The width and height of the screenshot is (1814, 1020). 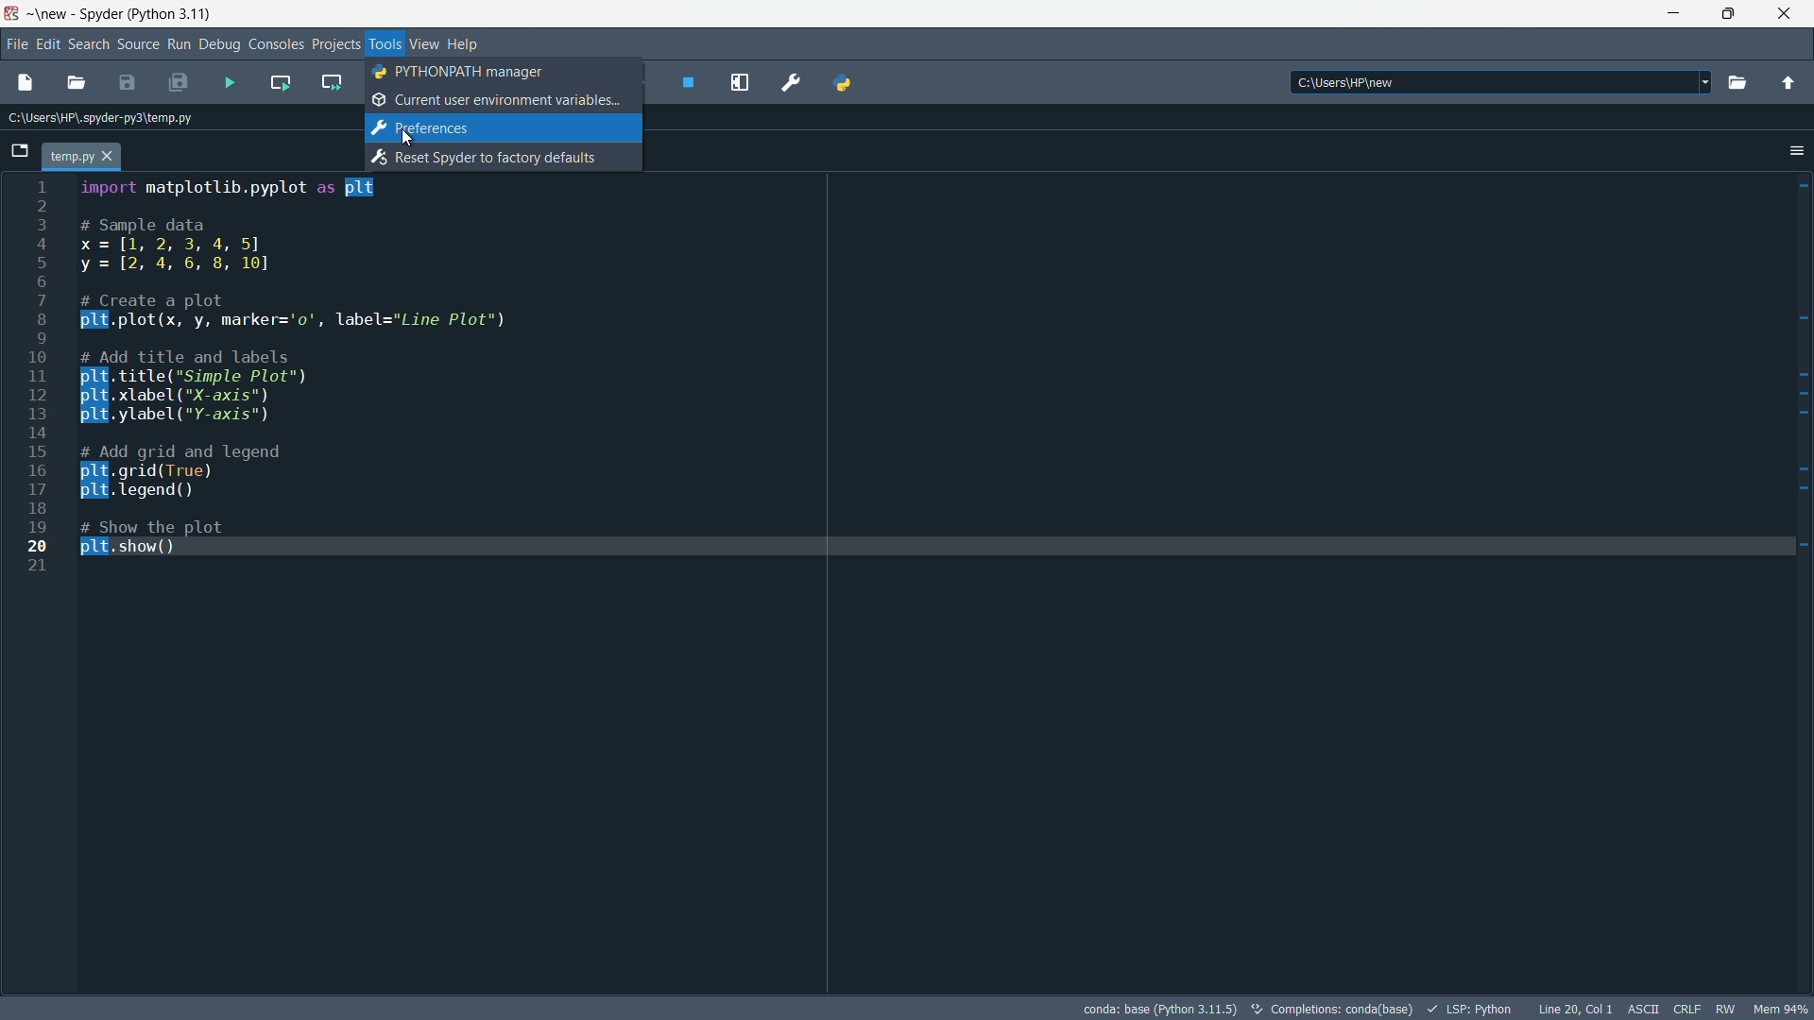 I want to click on parent directory, so click(x=1788, y=83).